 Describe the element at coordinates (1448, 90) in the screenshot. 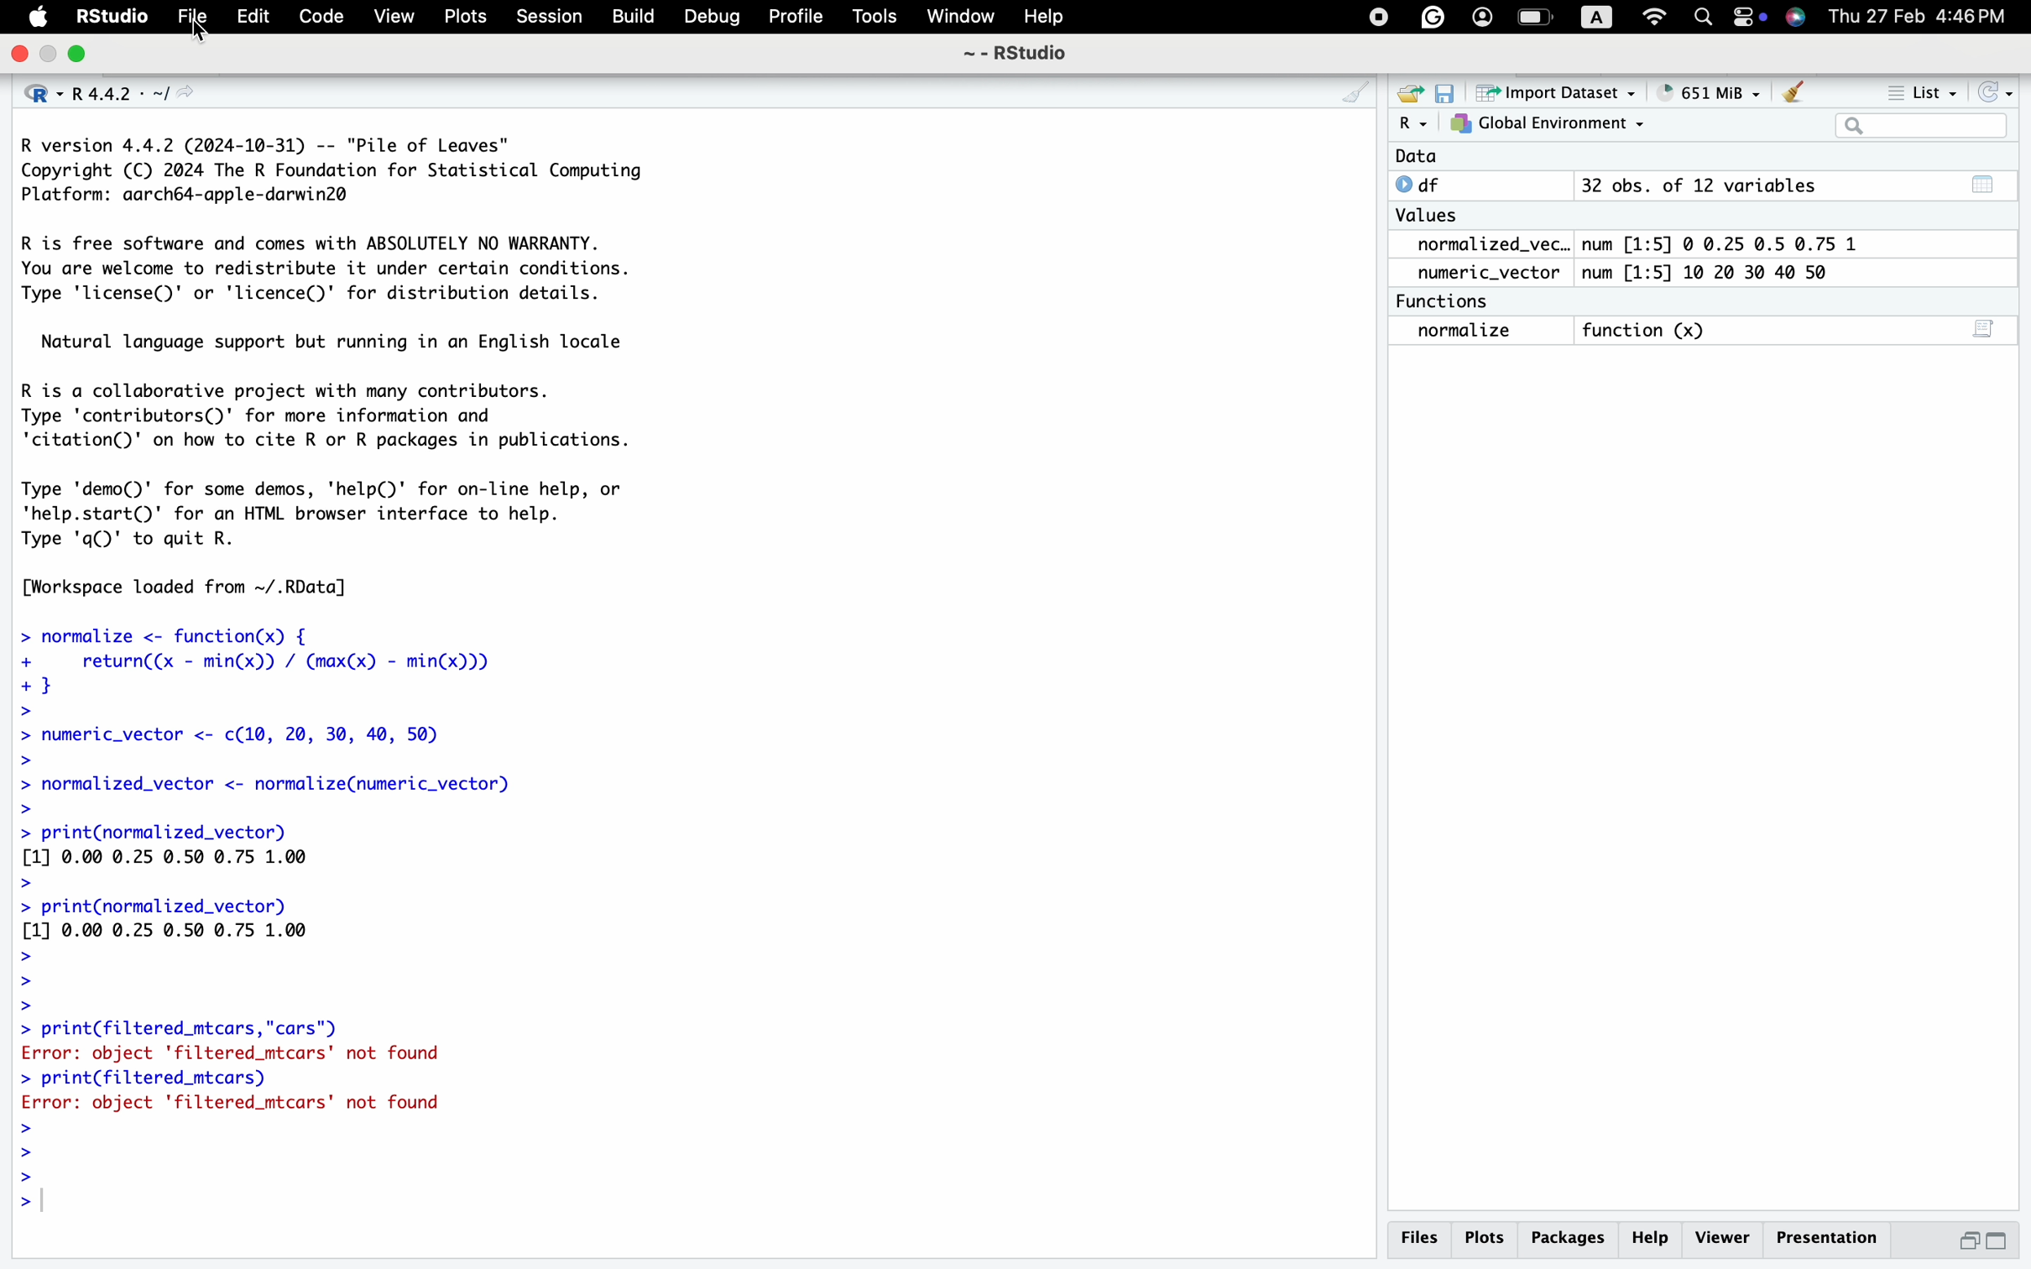

I see `save` at that location.